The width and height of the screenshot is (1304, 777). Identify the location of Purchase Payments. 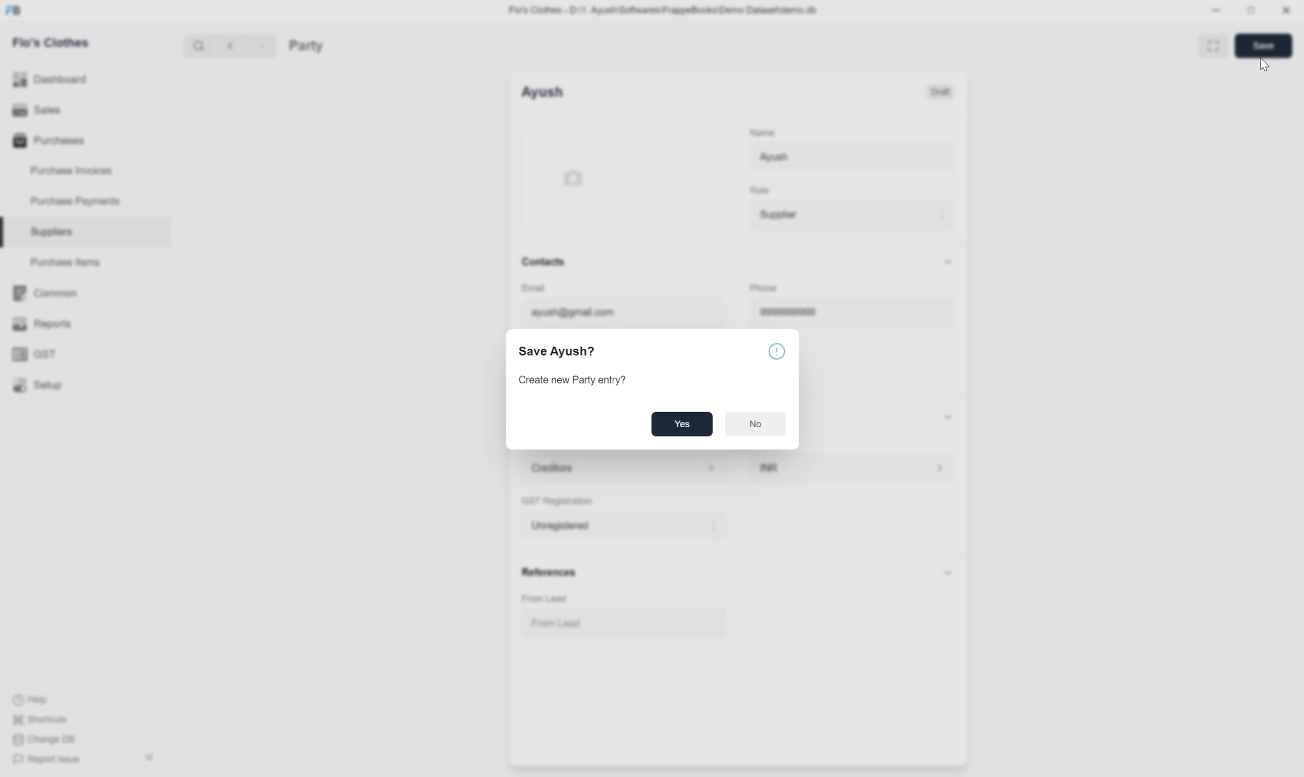
(85, 202).